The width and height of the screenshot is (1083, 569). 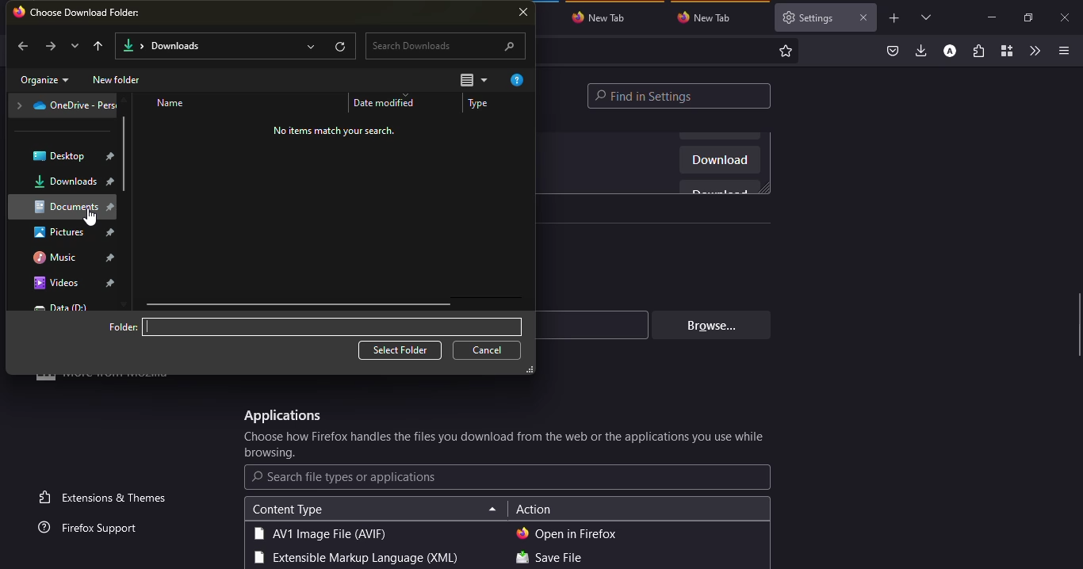 I want to click on pin, so click(x=112, y=183).